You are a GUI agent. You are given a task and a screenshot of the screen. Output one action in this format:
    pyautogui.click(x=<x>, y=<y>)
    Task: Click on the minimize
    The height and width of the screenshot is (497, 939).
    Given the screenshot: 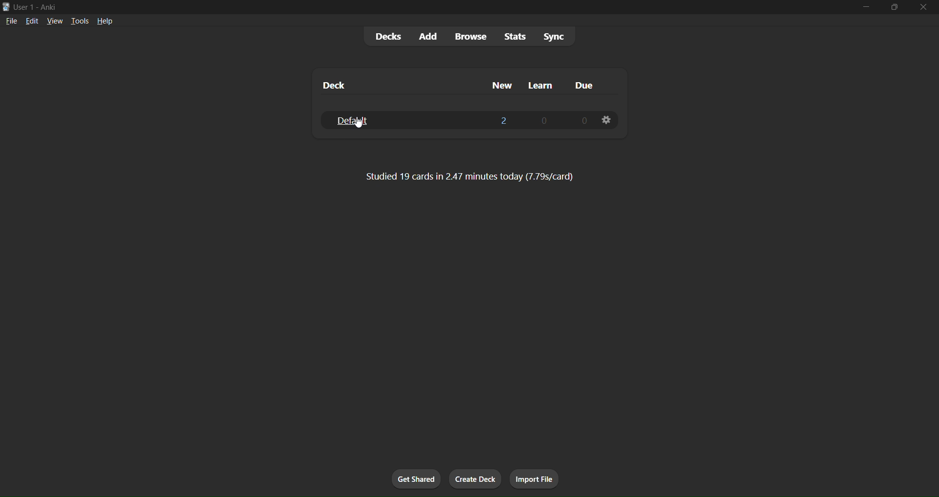 What is the action you would take?
    pyautogui.click(x=868, y=10)
    